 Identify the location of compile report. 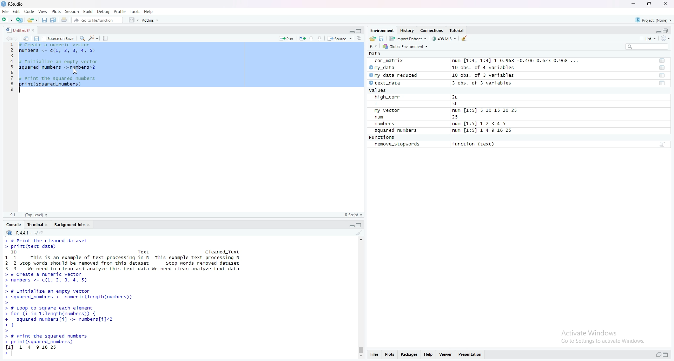
(105, 38).